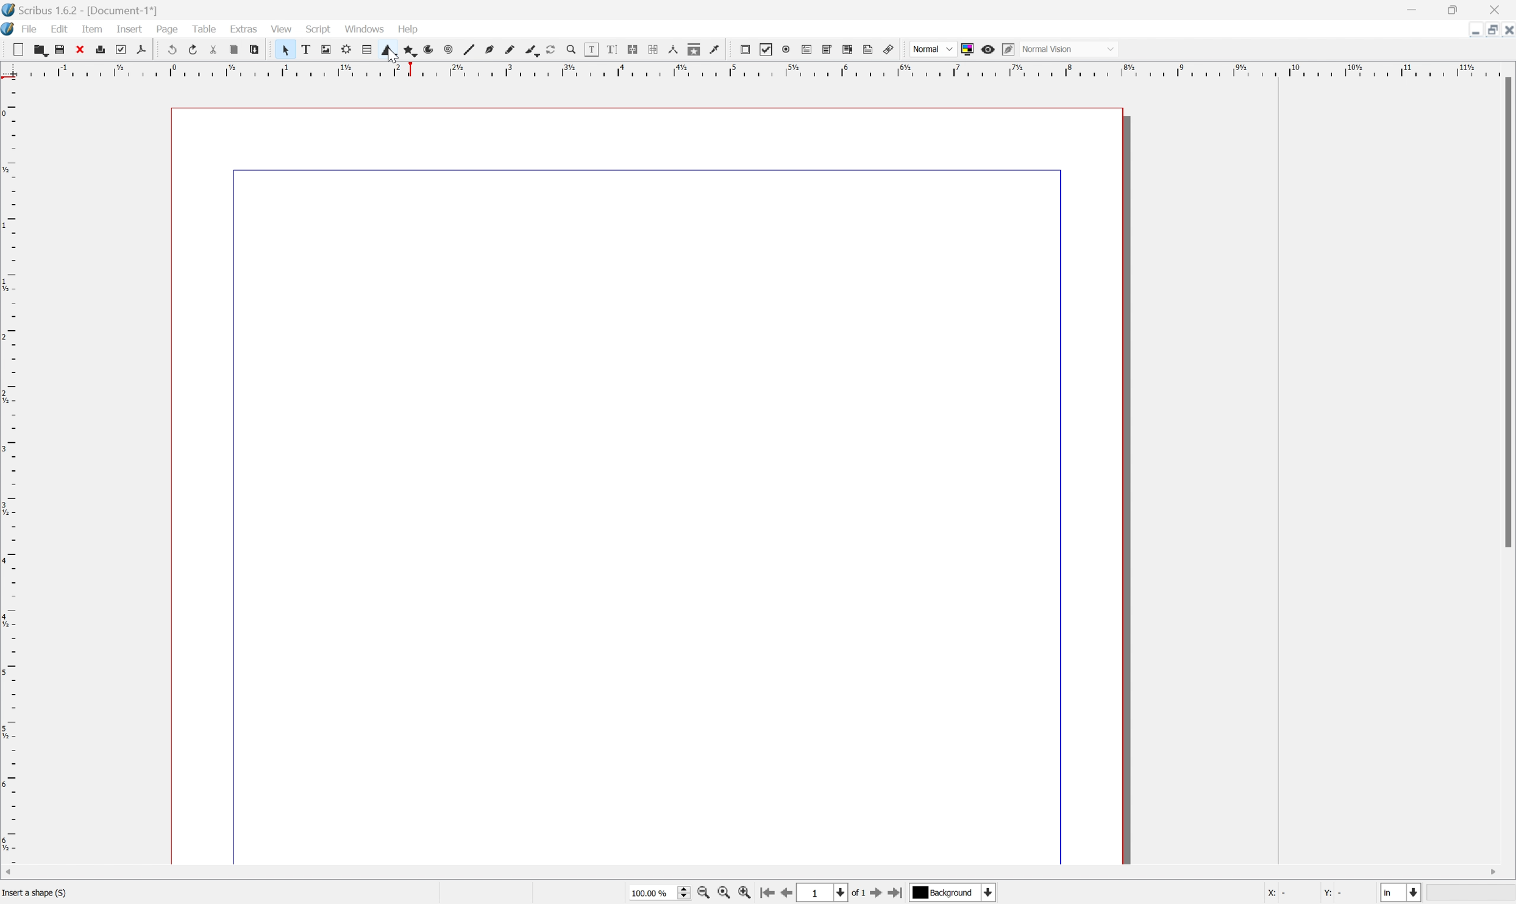  What do you see at coordinates (630, 49) in the screenshot?
I see `Link Text frames` at bounding box center [630, 49].